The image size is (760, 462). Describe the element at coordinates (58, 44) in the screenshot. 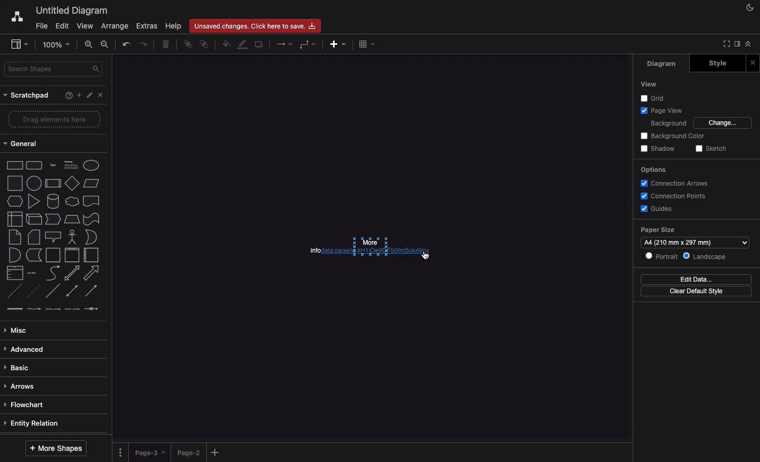

I see `100% - Zoom` at that location.